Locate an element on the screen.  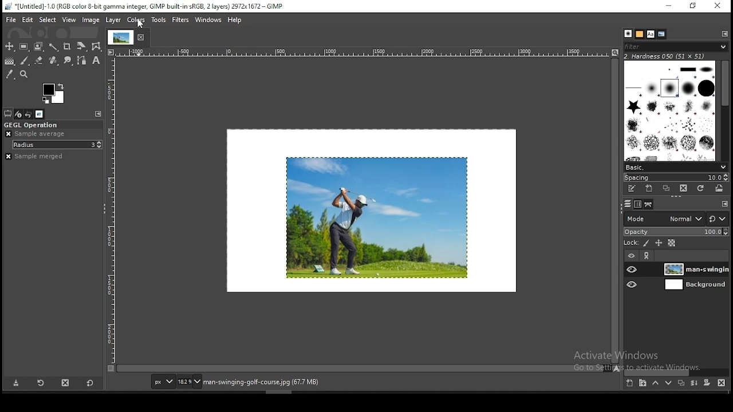
horizontal scale is located at coordinates (362, 53).